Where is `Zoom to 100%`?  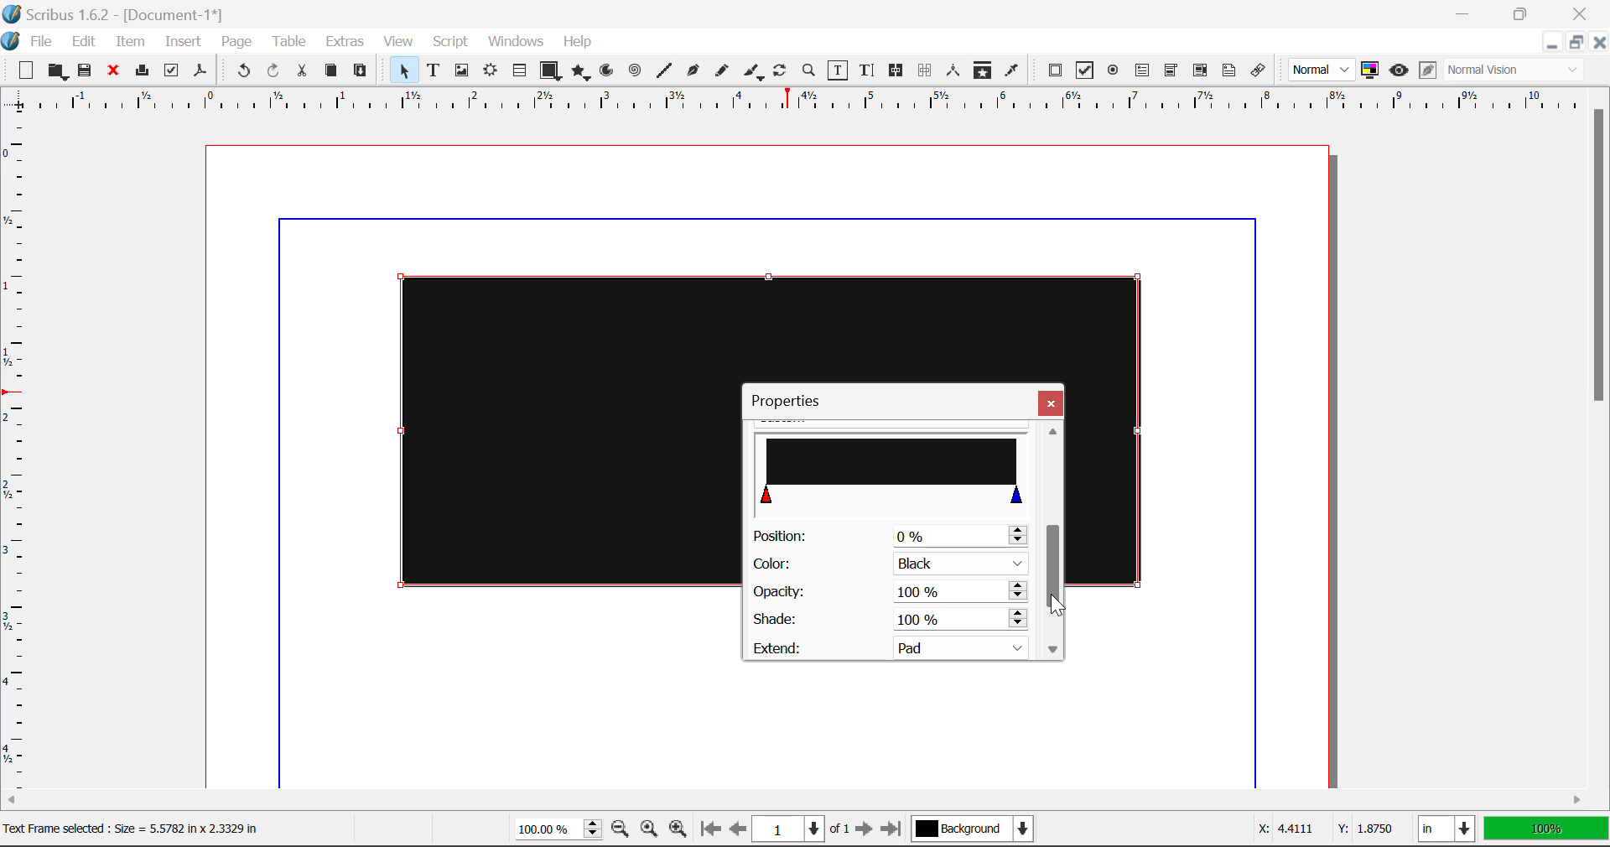 Zoom to 100% is located at coordinates (650, 831).